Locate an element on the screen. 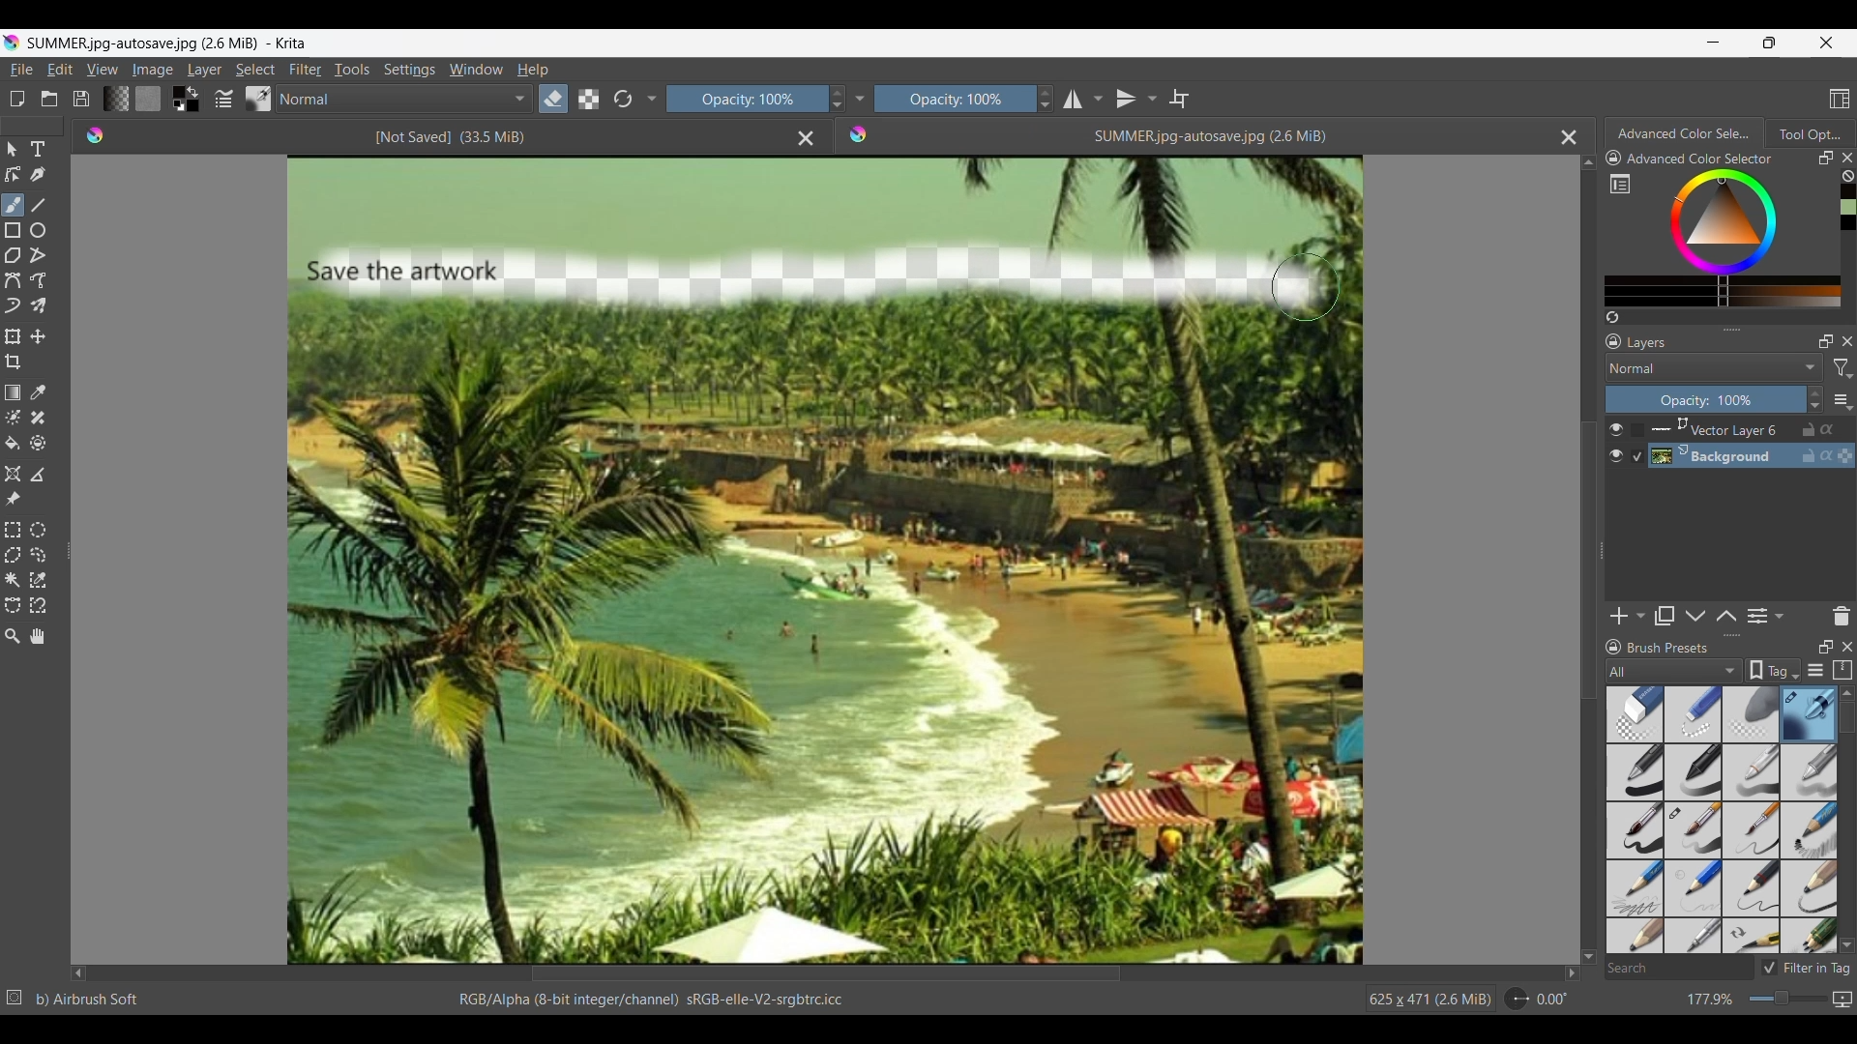 This screenshot has height=1044, width=1857. Wrap around mode is located at coordinates (1179, 99).